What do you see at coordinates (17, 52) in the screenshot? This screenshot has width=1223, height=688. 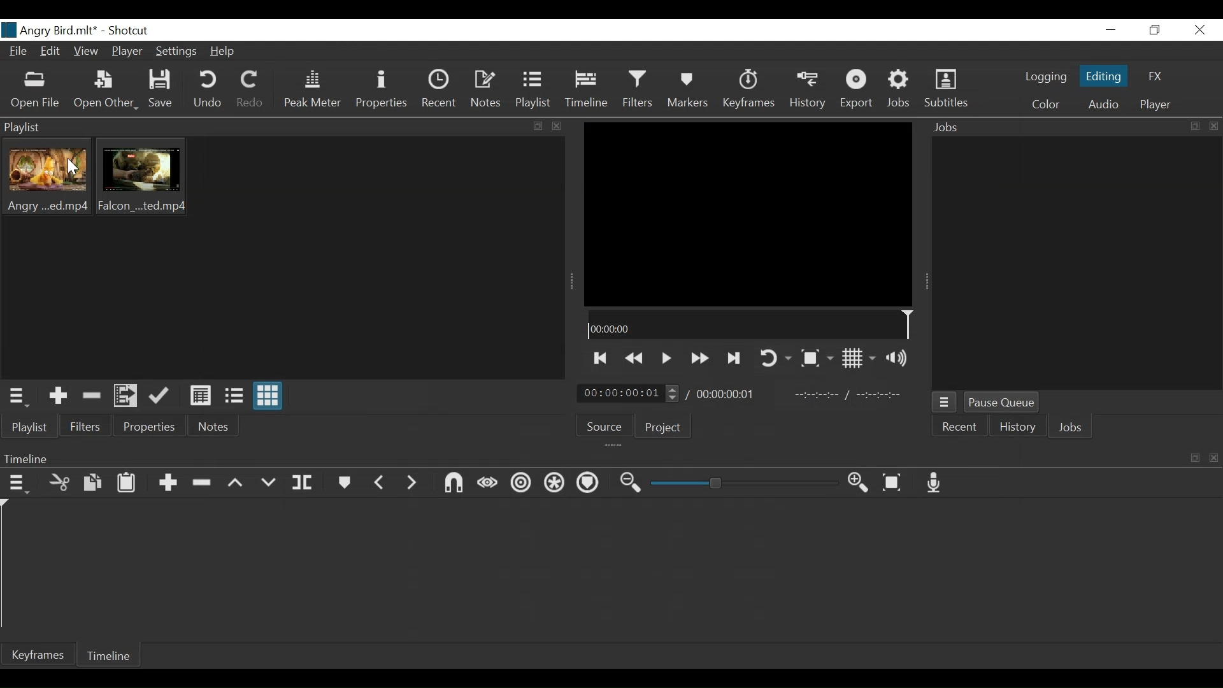 I see `File` at bounding box center [17, 52].